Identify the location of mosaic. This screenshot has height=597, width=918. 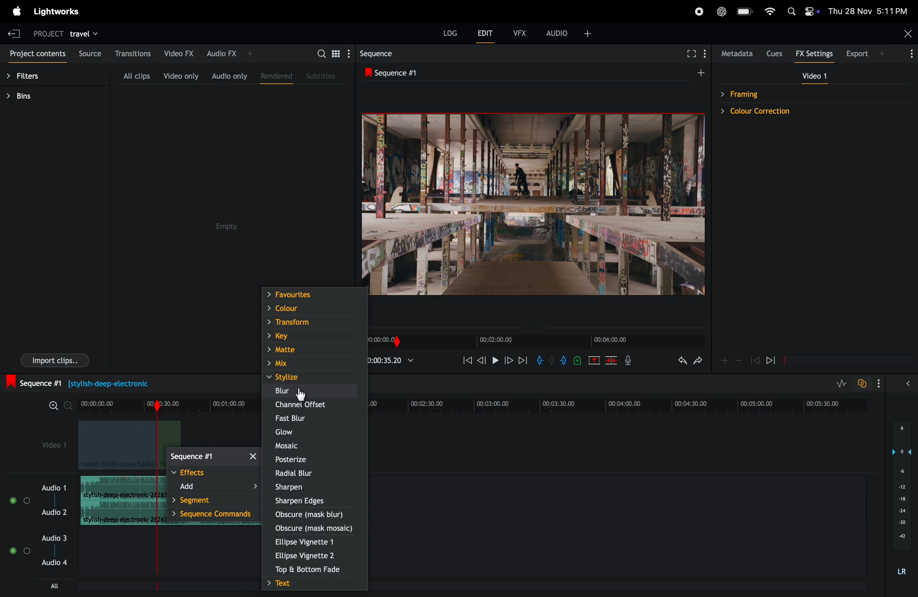
(315, 447).